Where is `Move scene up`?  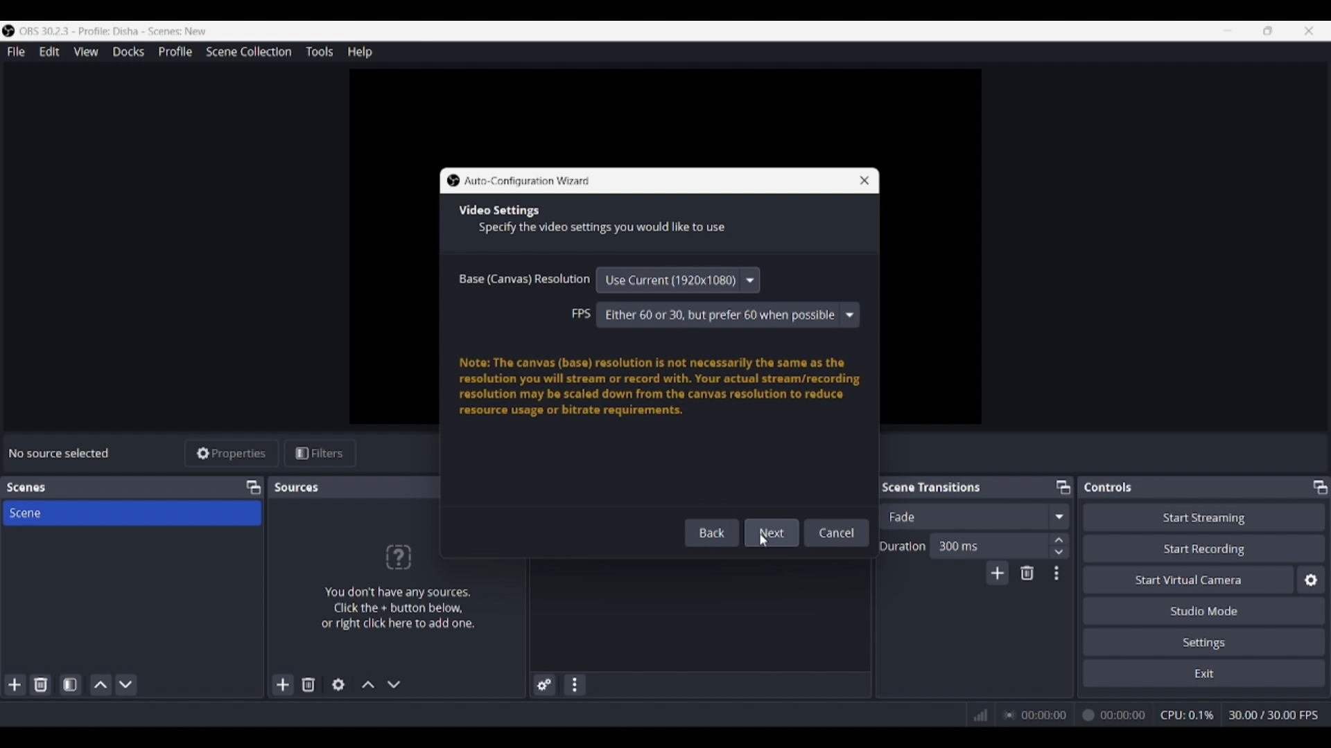
Move scene up is located at coordinates (101, 685).